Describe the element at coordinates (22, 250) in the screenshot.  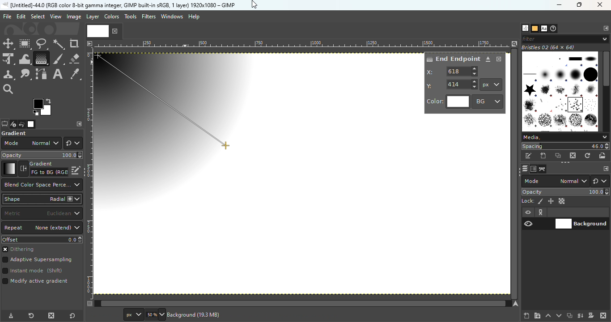
I see `Dithering` at that location.